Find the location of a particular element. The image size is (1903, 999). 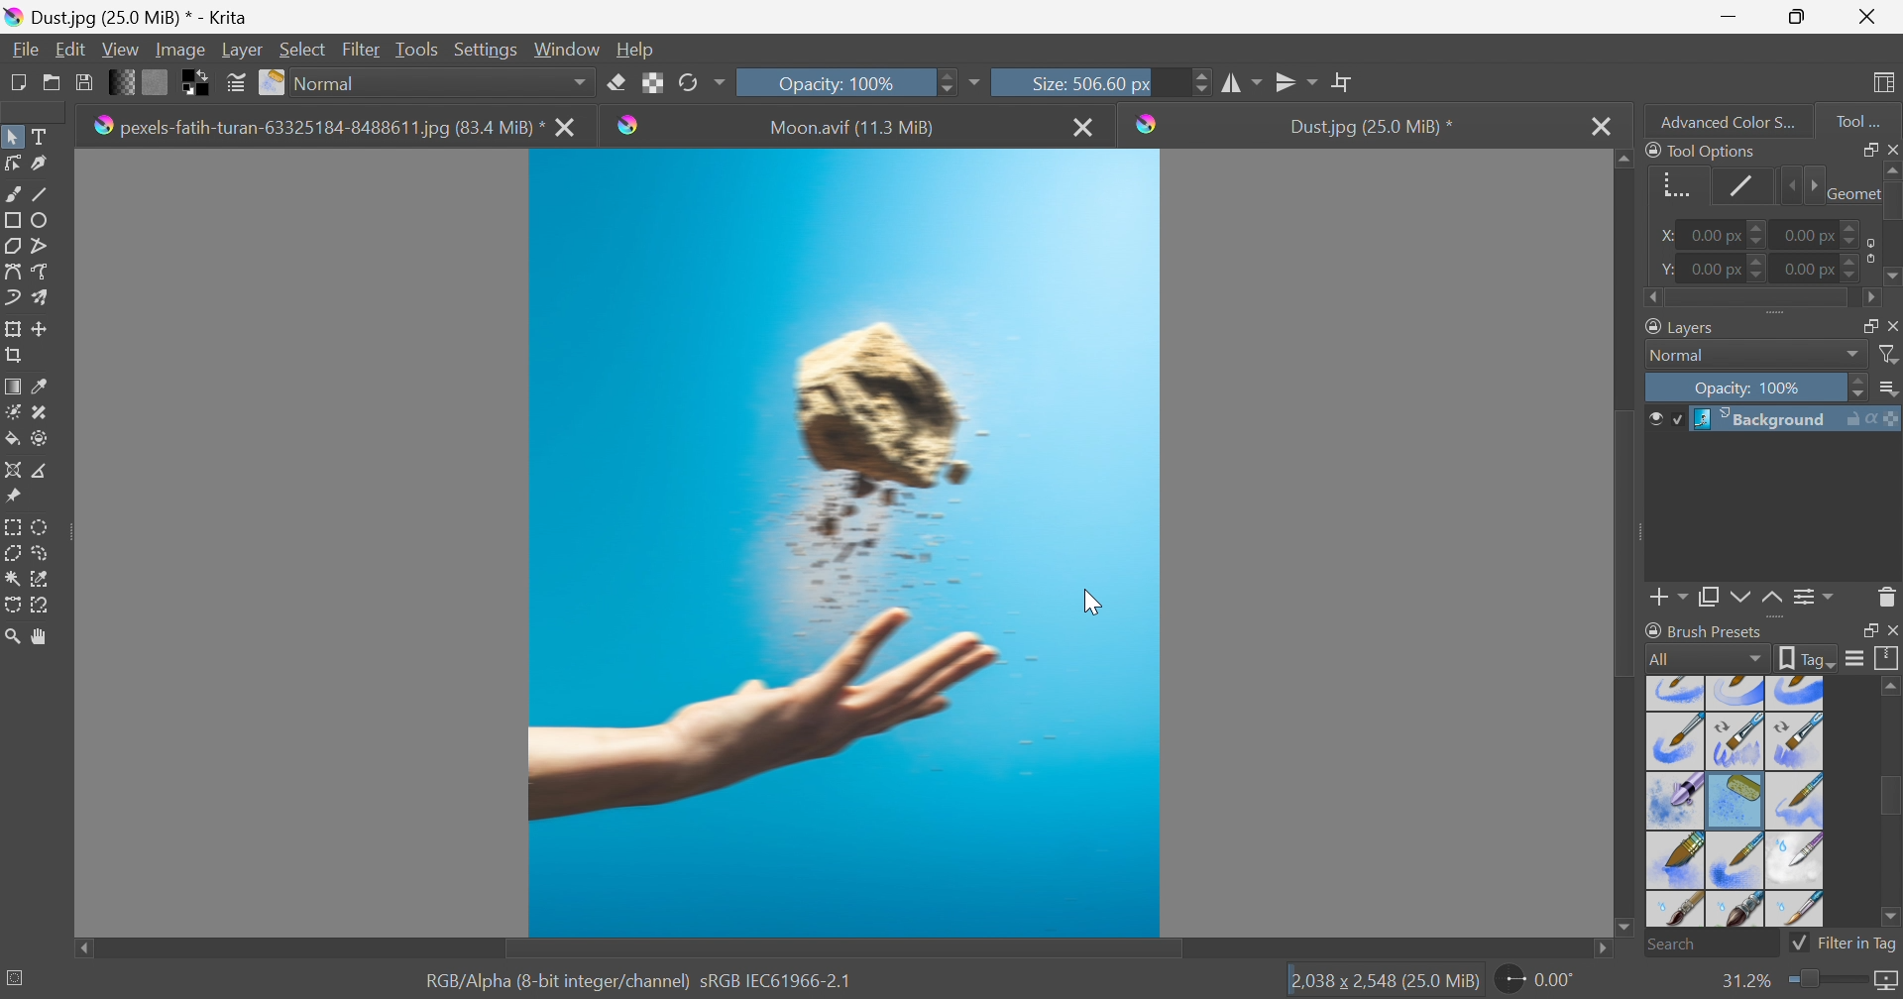

0.00 px is located at coordinates (1713, 236).